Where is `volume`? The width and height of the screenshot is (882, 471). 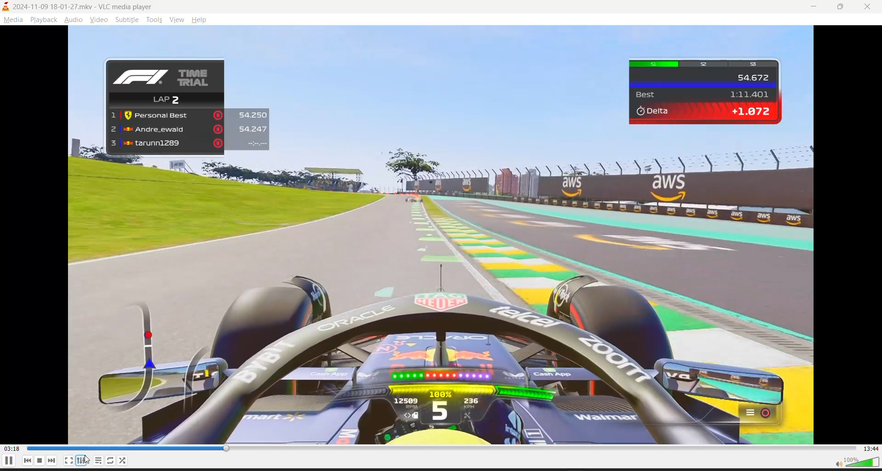 volume is located at coordinates (857, 462).